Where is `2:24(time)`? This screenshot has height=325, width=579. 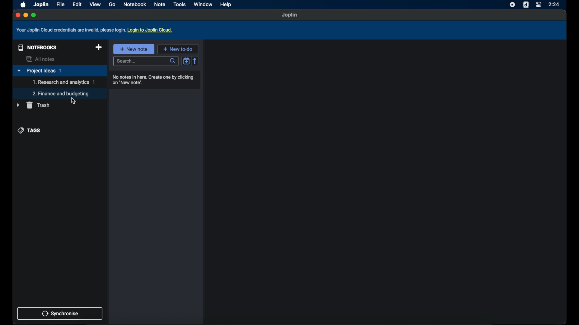 2:24(time) is located at coordinates (555, 4).